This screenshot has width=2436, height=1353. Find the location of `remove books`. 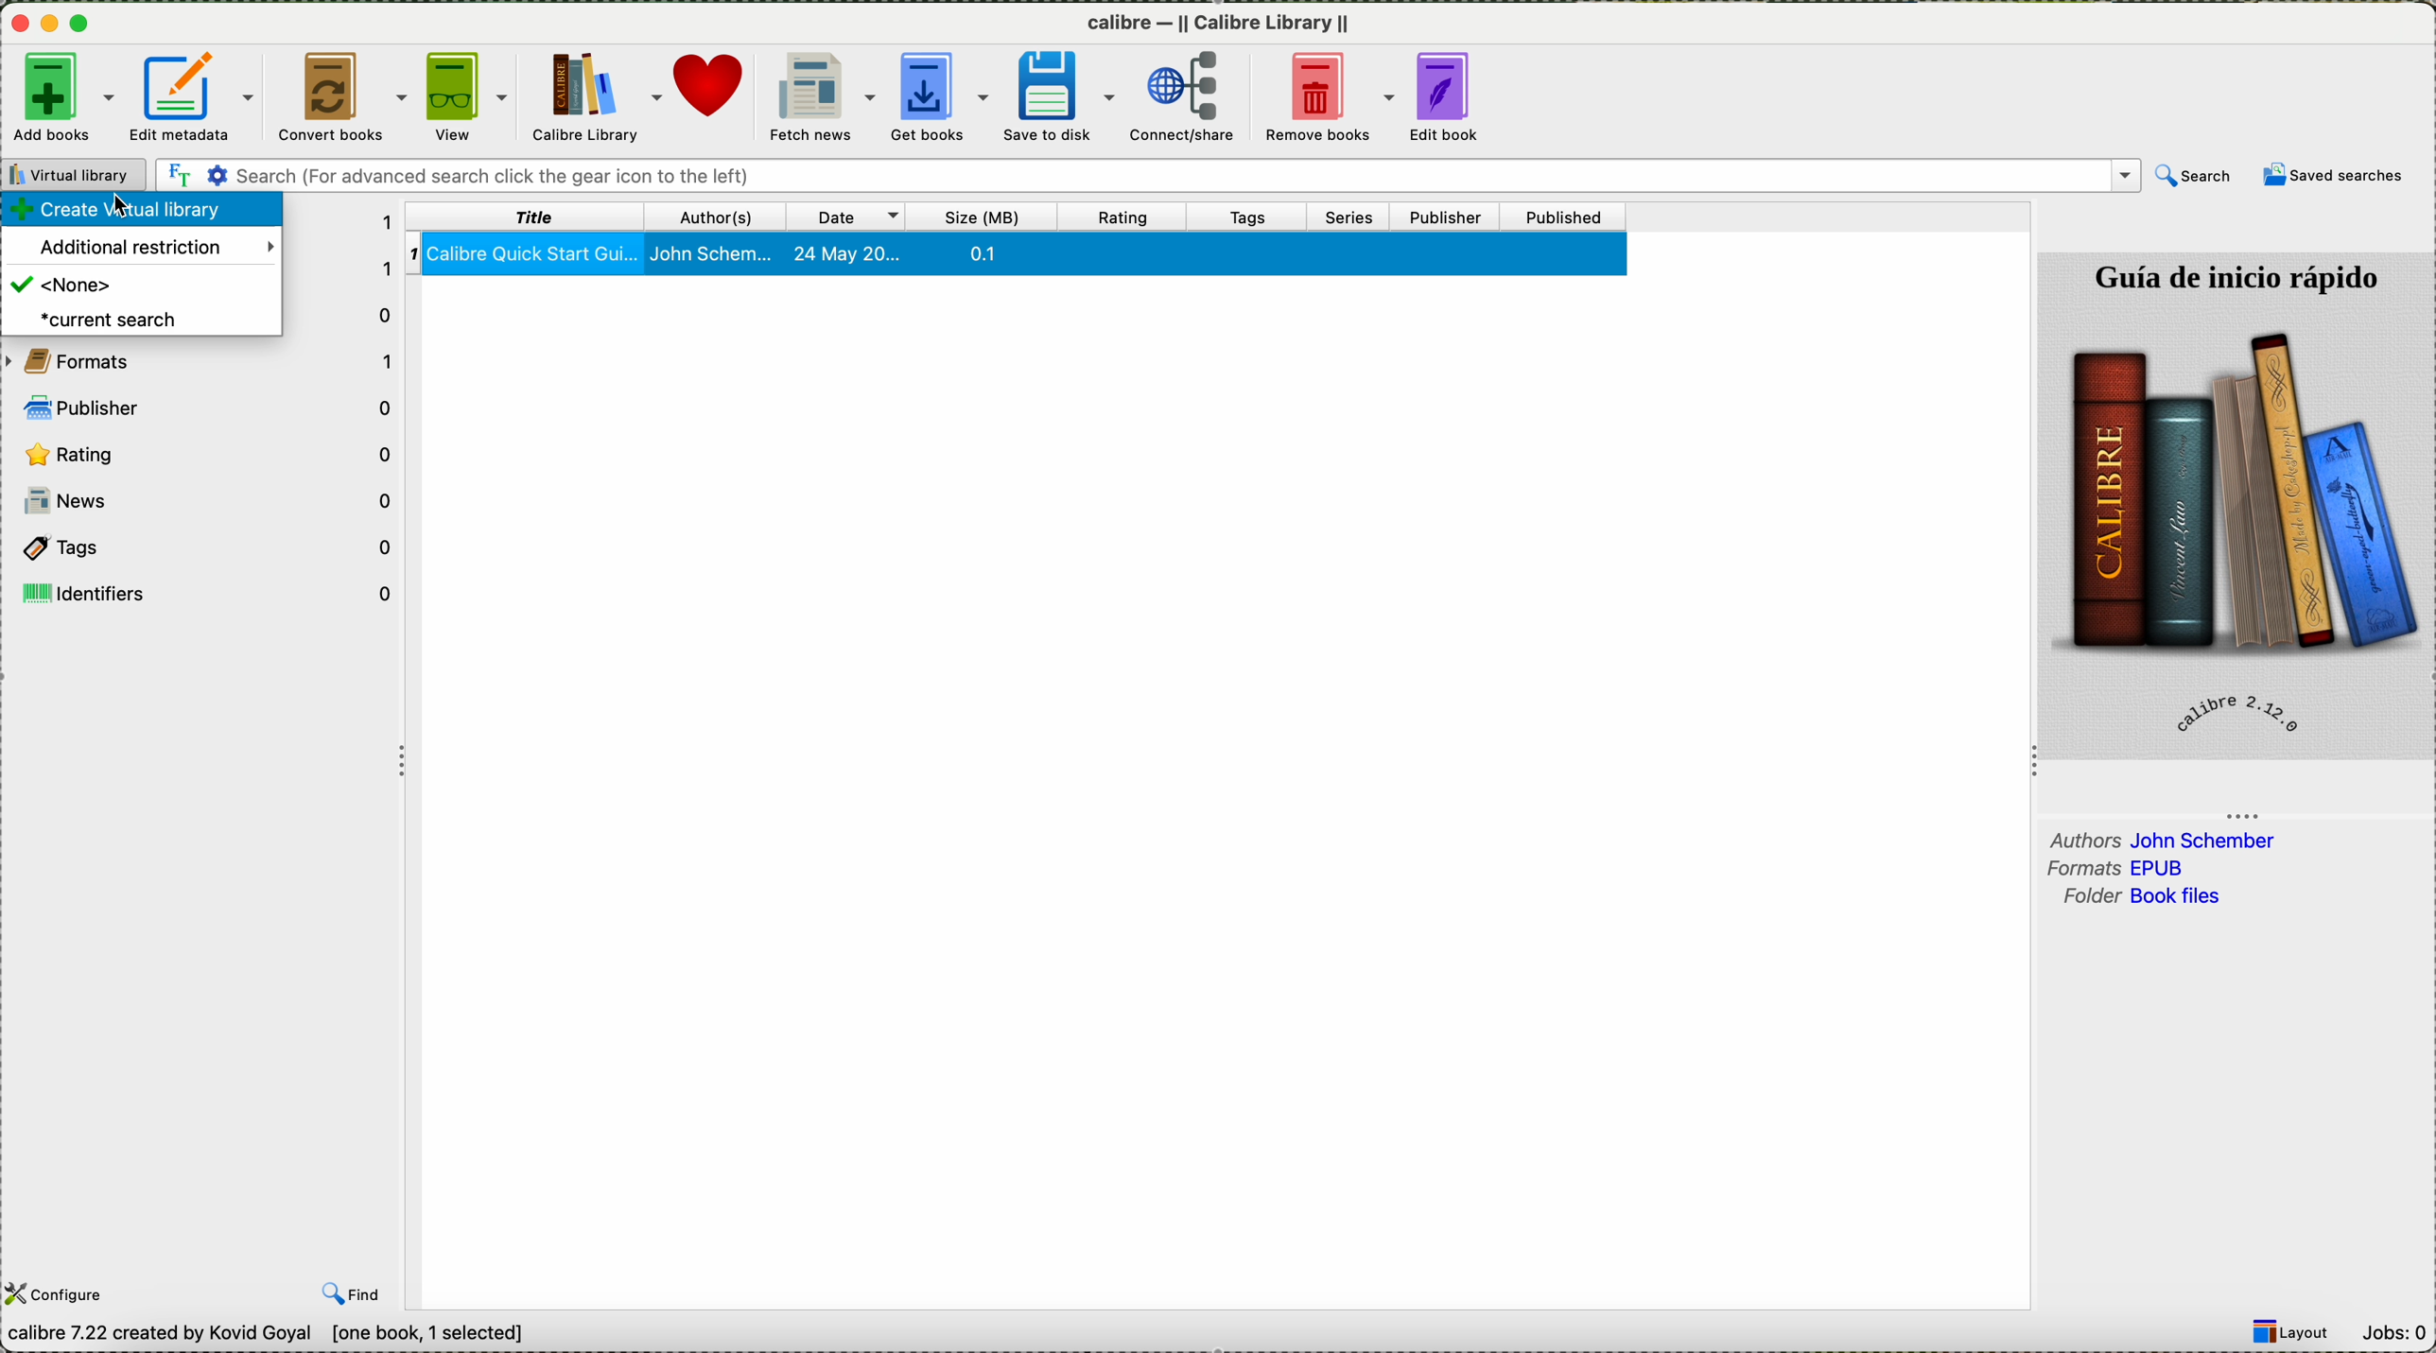

remove books is located at coordinates (1336, 98).